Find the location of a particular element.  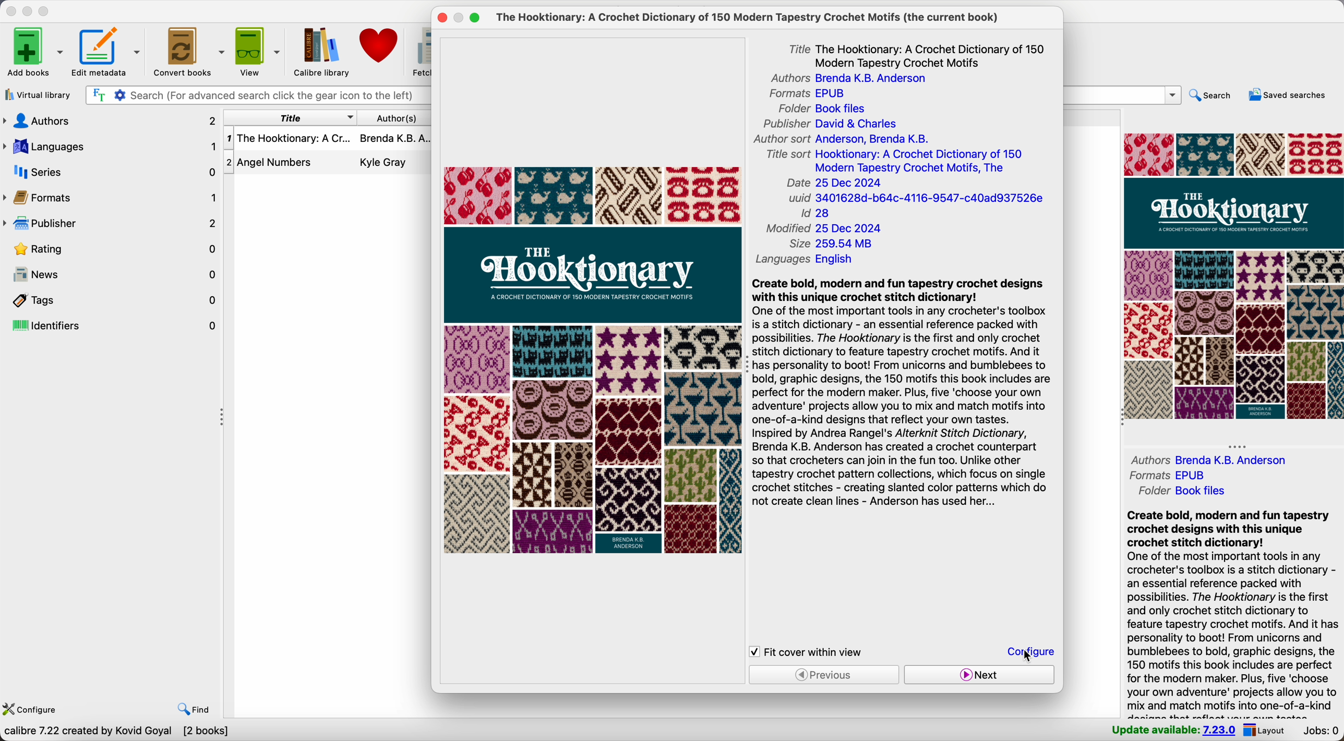

configure is located at coordinates (29, 710).